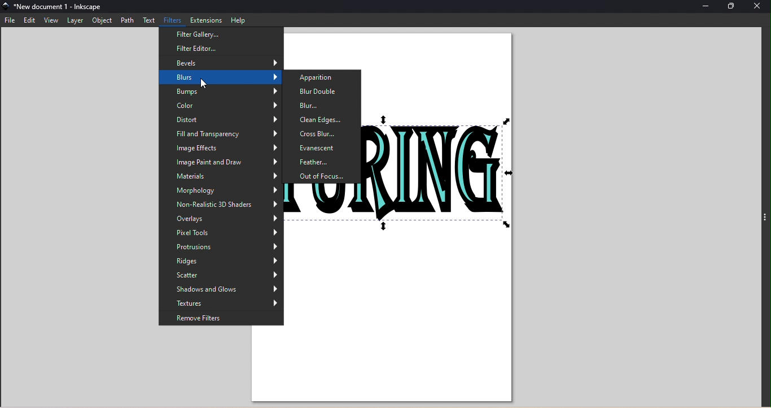 This screenshot has height=408, width=771. What do you see at coordinates (76, 21) in the screenshot?
I see `Layer` at bounding box center [76, 21].